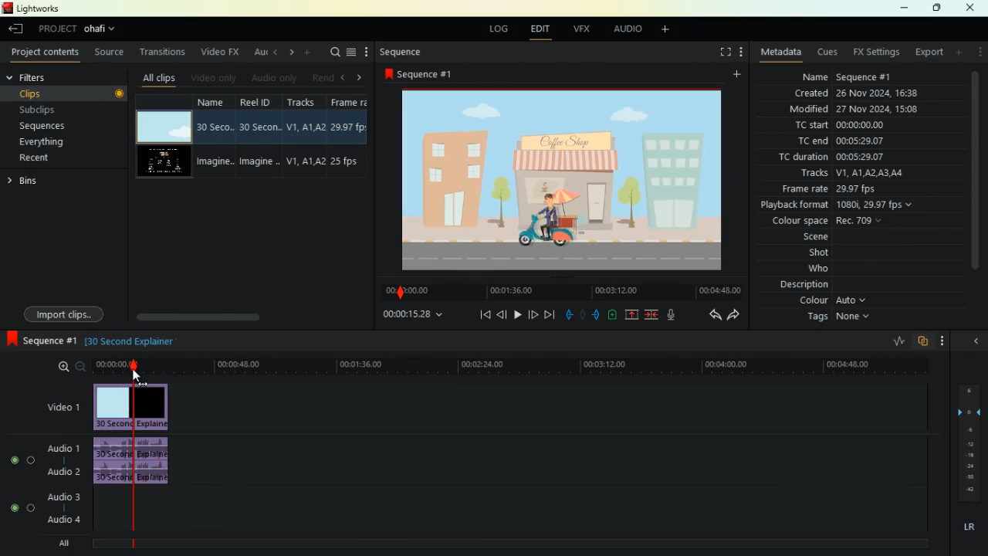 The height and width of the screenshot is (556, 988). Describe the element at coordinates (875, 205) in the screenshot. I see `1080i, 29.97 fps v` at that location.